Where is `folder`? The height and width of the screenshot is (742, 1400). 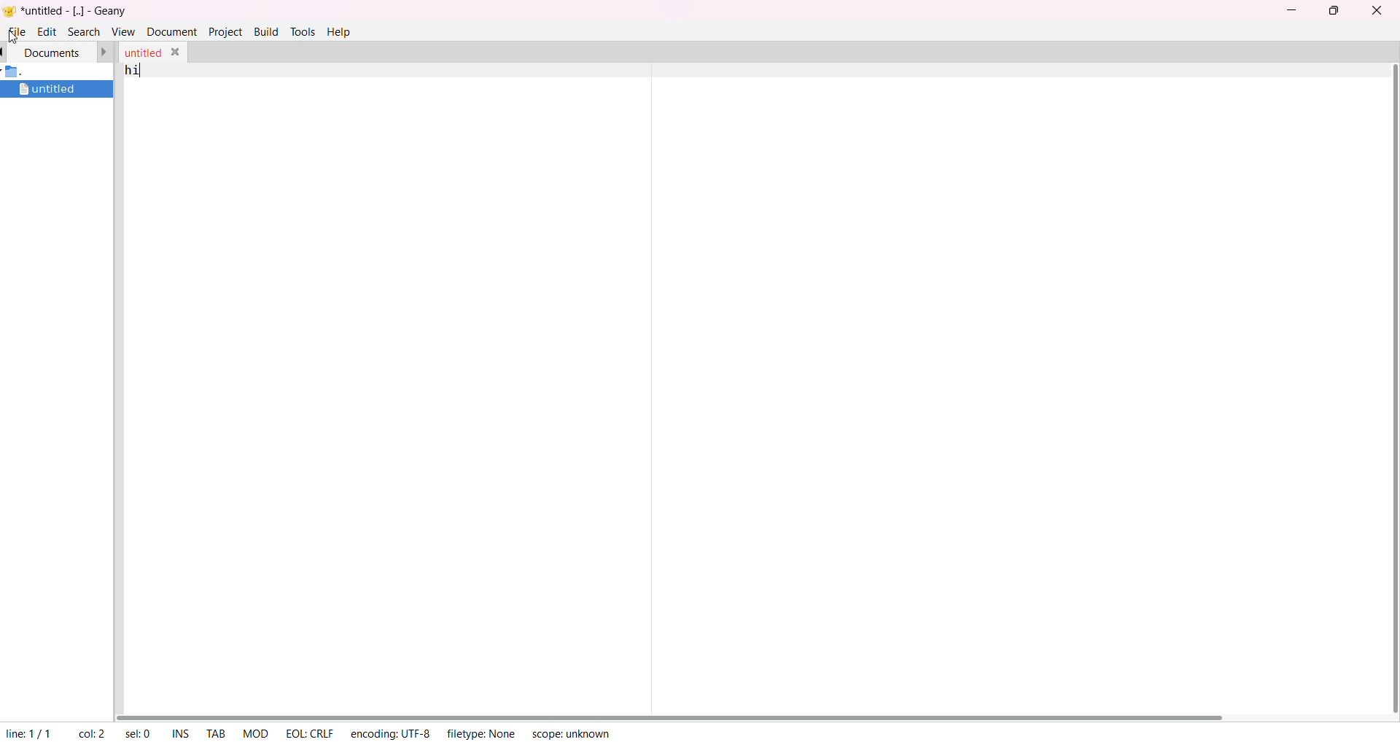
folder is located at coordinates (20, 73).